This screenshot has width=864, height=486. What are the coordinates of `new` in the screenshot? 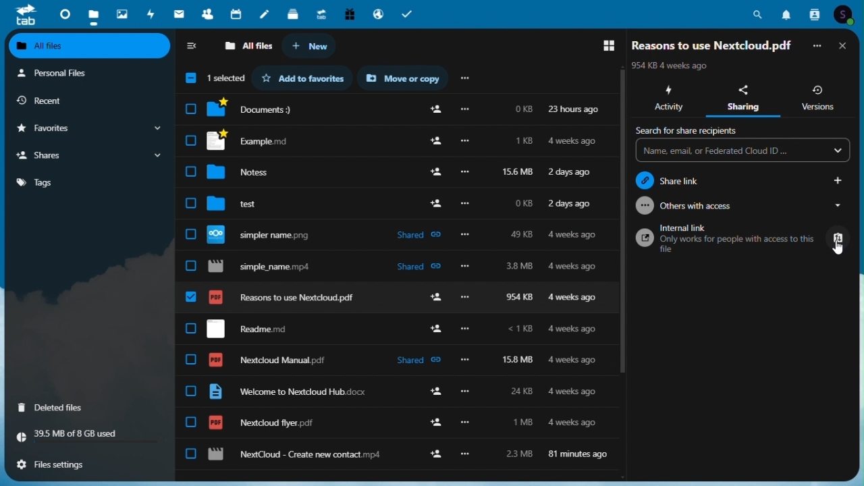 It's located at (315, 46).